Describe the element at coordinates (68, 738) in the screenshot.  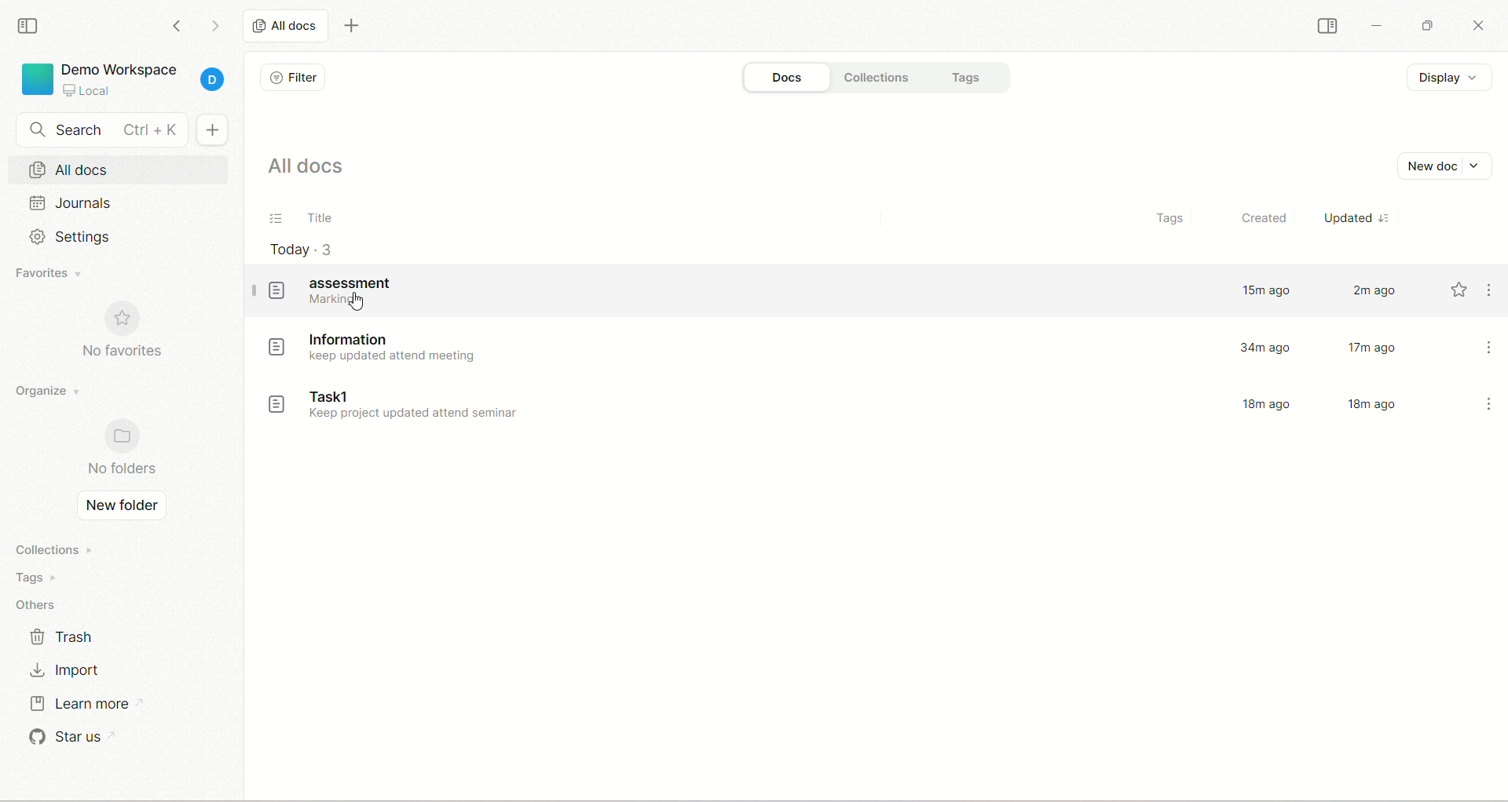
I see `star us` at that location.